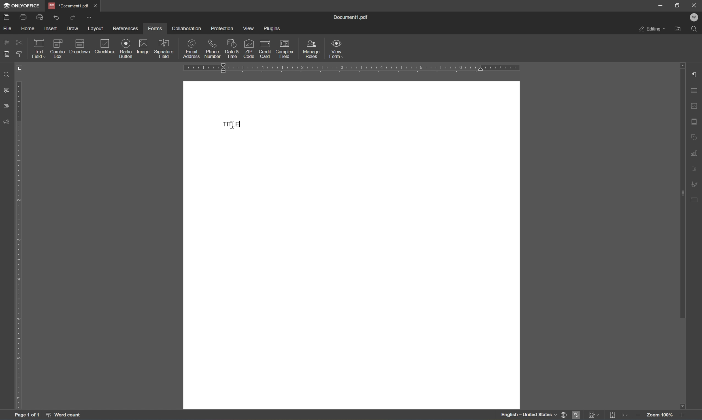 The image size is (702, 420). What do you see at coordinates (232, 125) in the screenshot?
I see `CURSOR` at bounding box center [232, 125].